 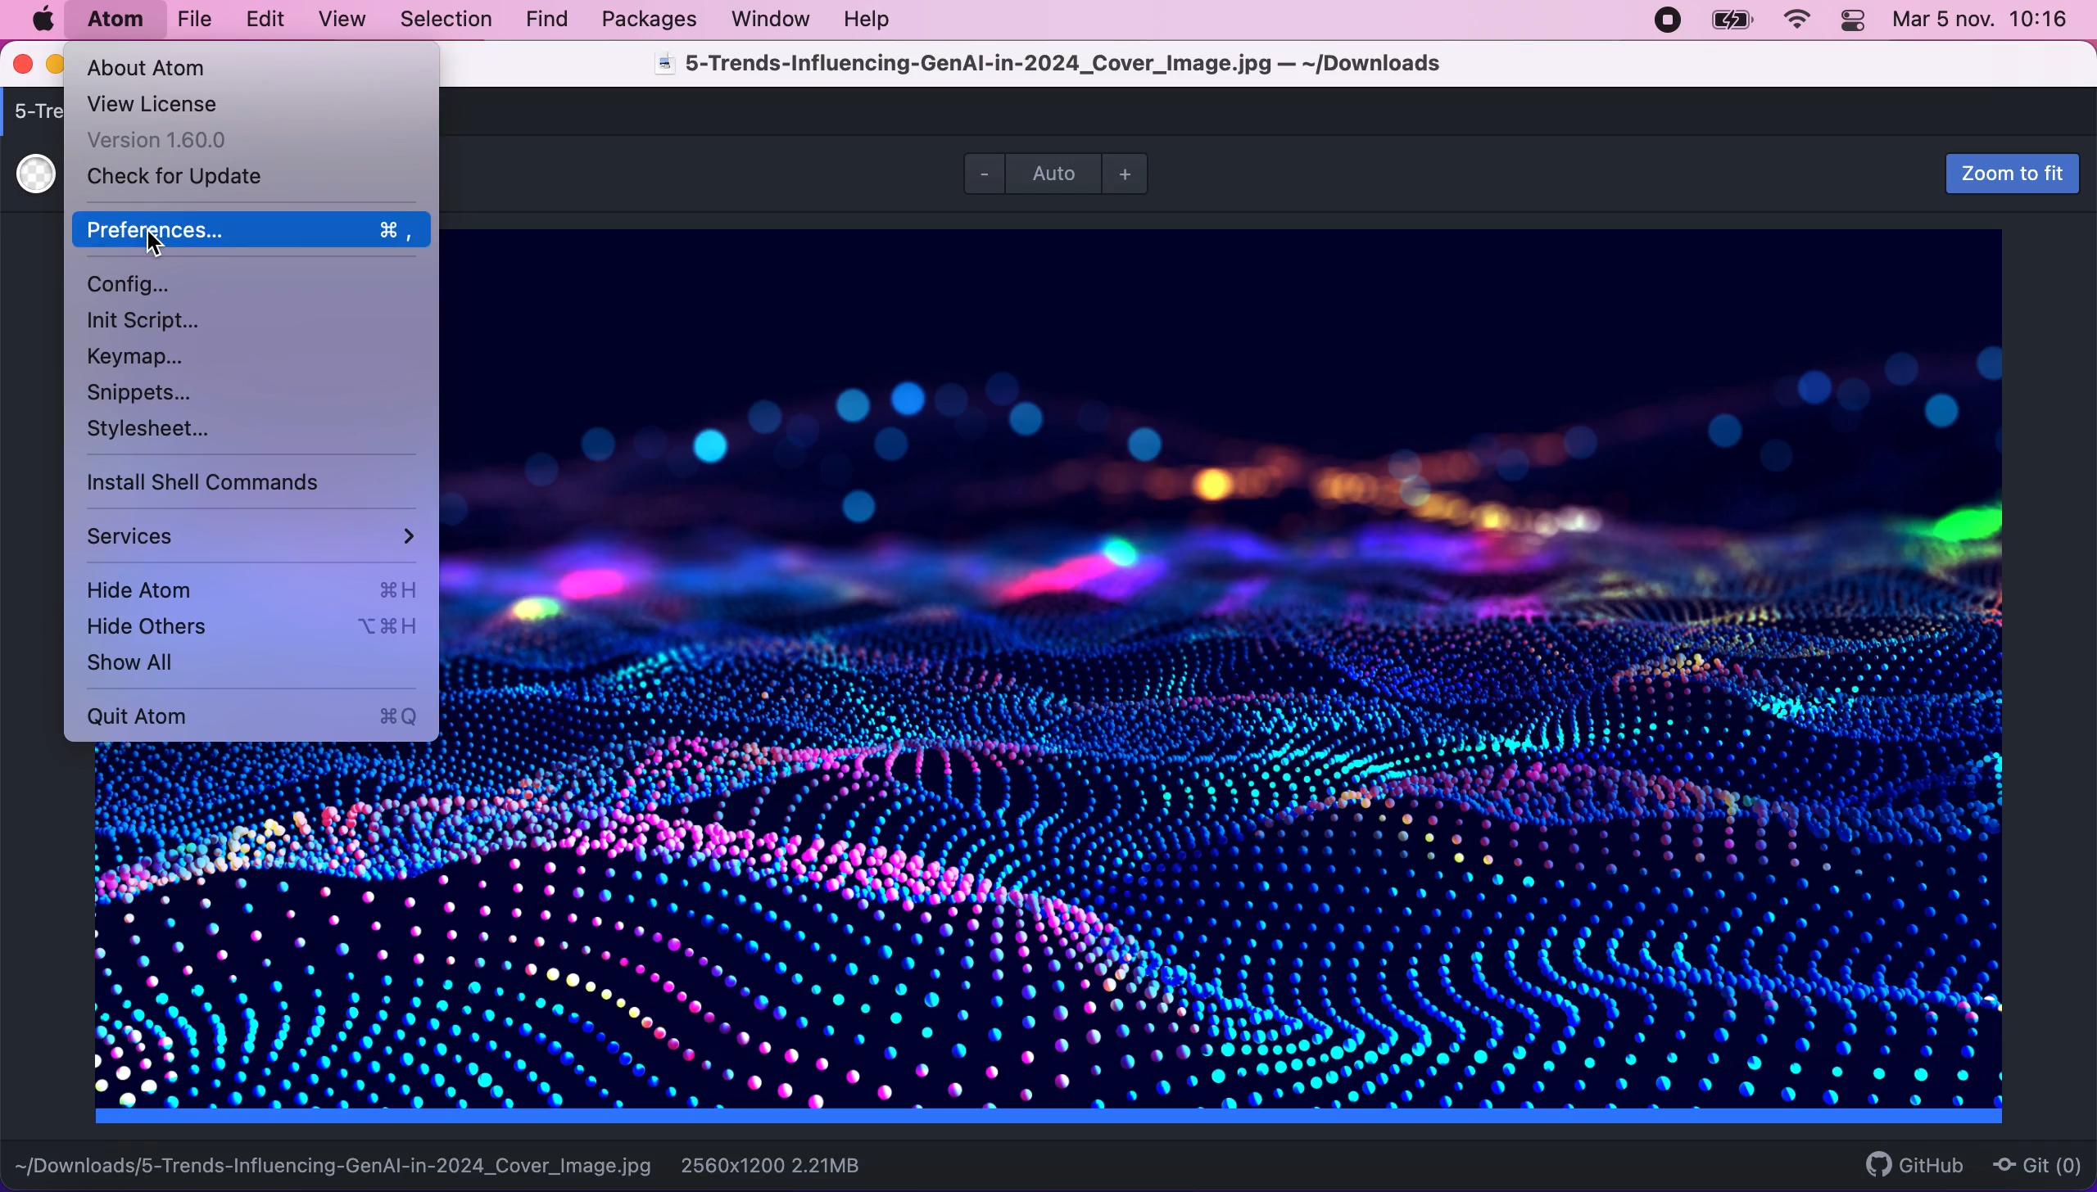 I want to click on view, so click(x=337, y=20).